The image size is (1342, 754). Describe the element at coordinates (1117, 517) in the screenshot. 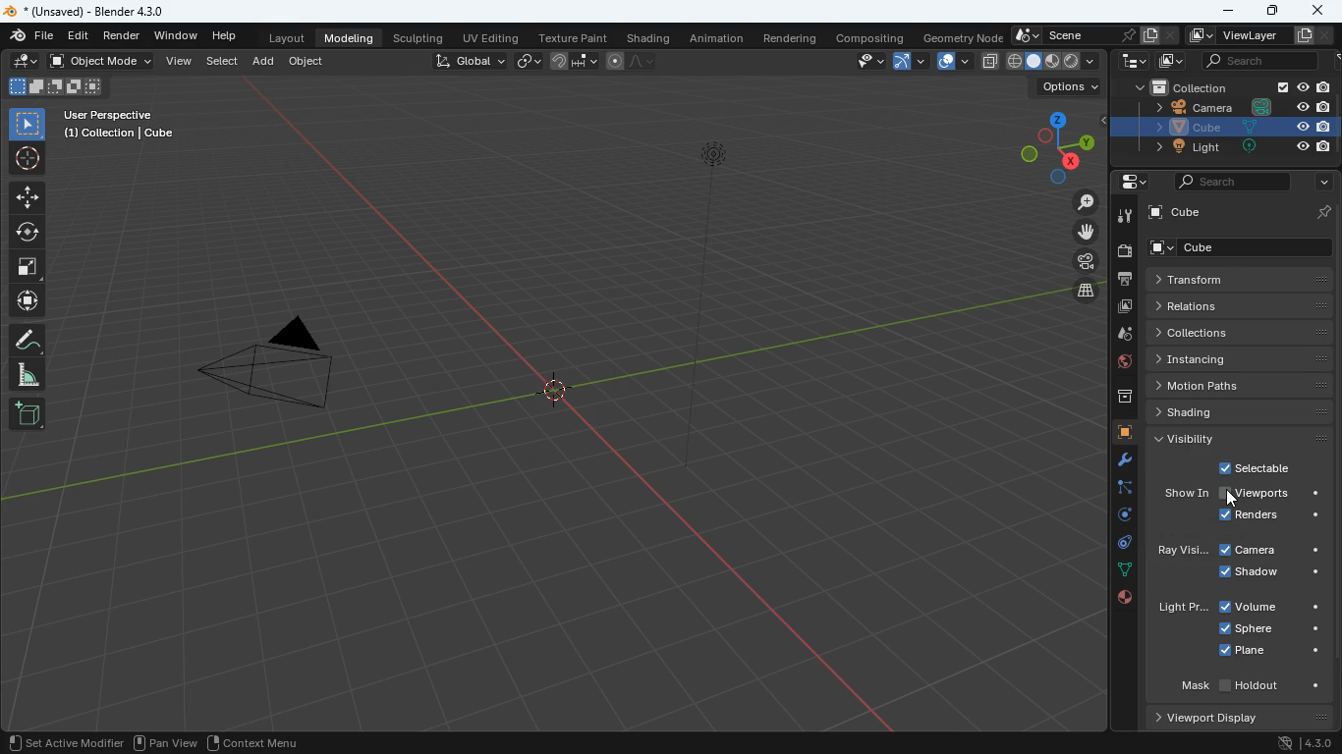

I see `turn` at that location.